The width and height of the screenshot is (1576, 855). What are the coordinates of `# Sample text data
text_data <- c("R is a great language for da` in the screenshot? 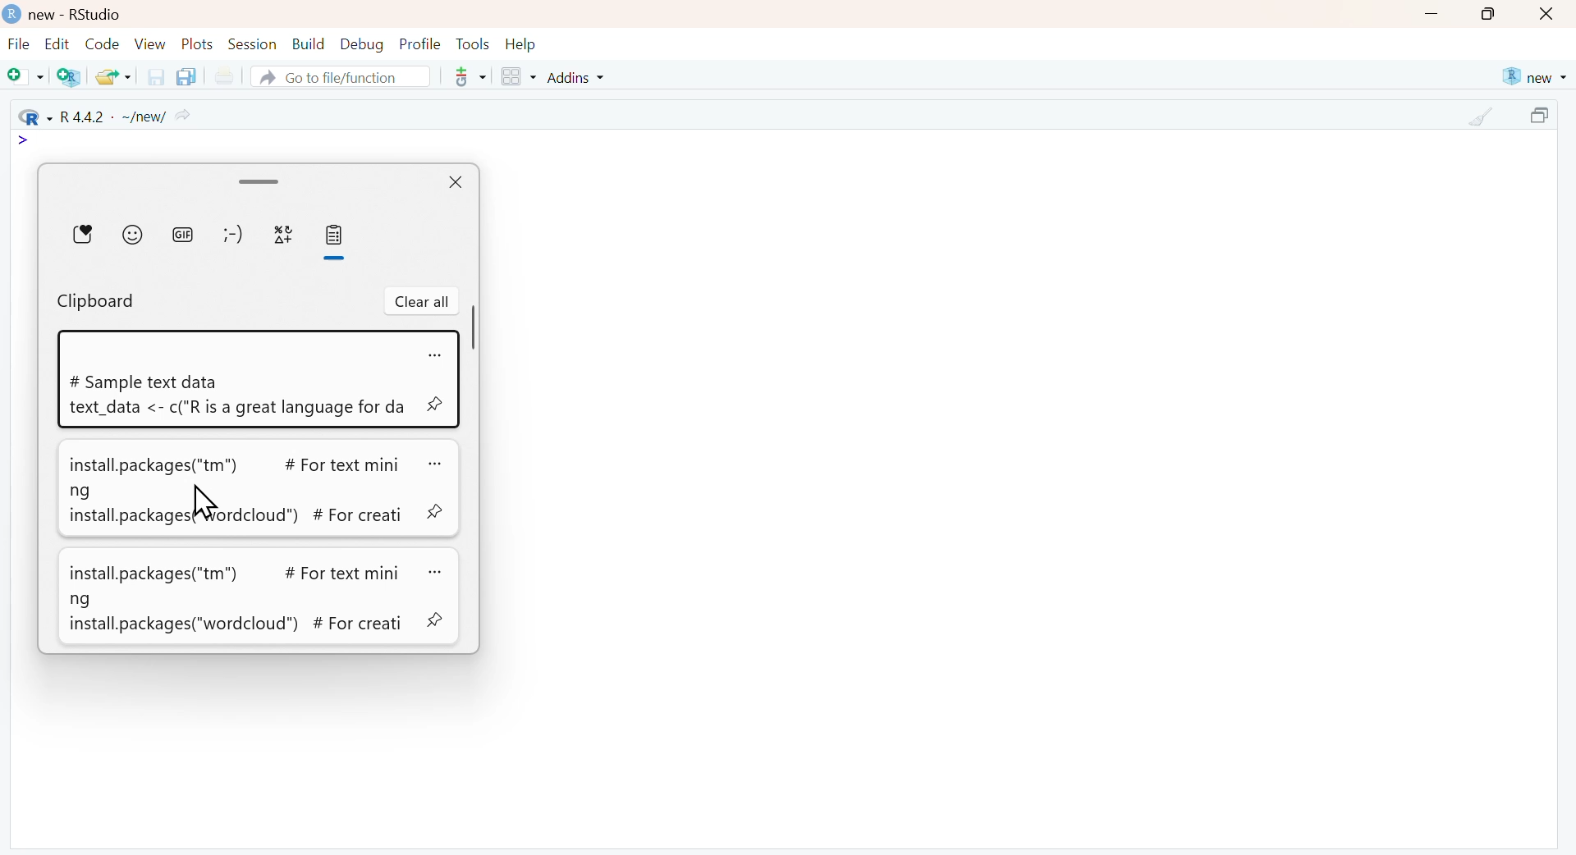 It's located at (240, 397).